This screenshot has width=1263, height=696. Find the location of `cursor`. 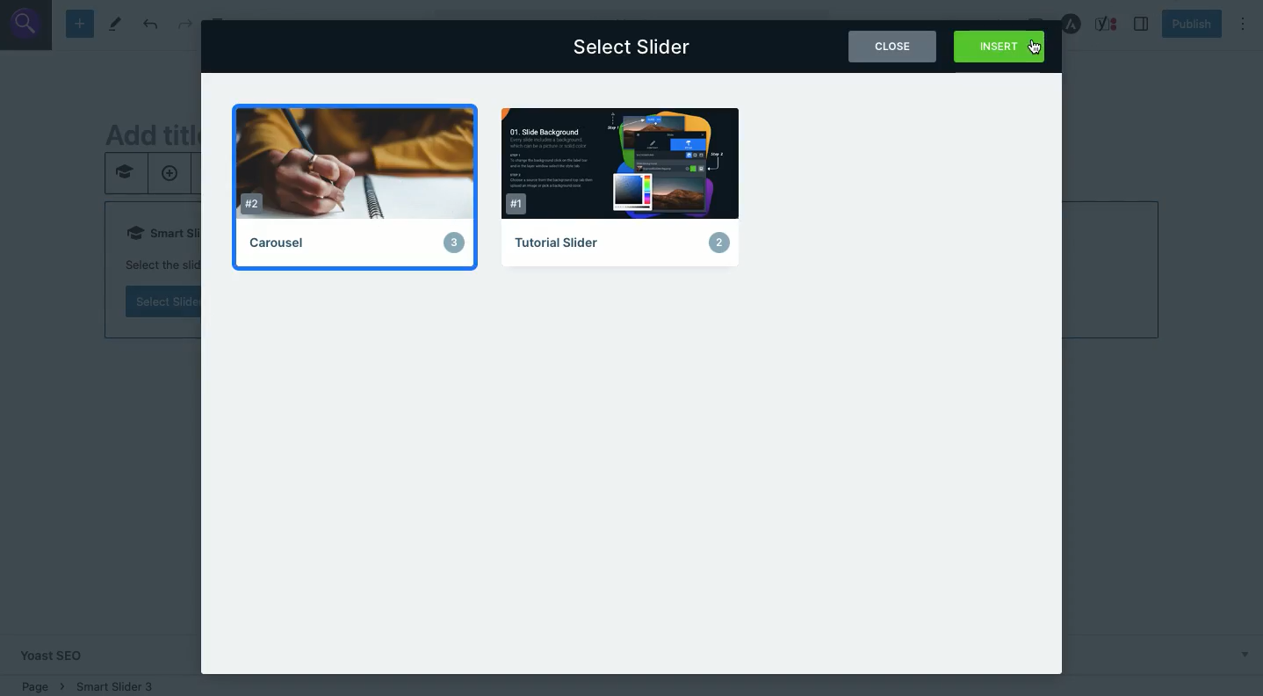

cursor is located at coordinates (1033, 51).